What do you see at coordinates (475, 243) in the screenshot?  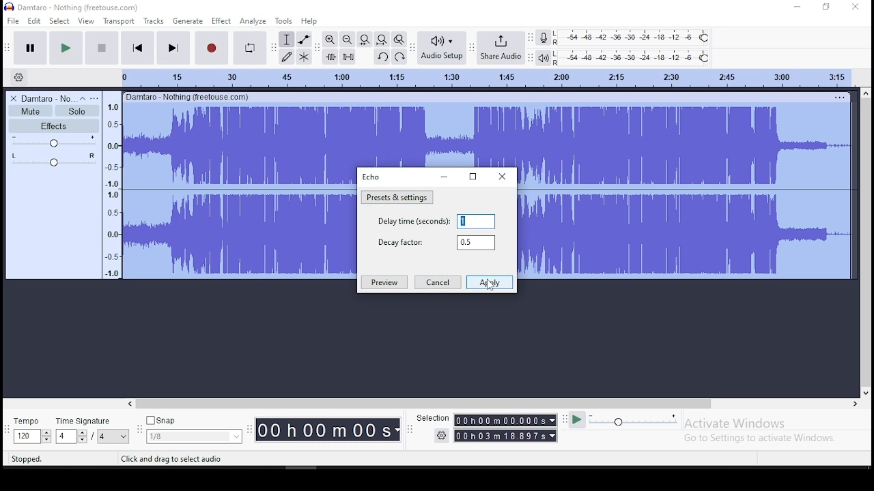 I see `0.5` at bounding box center [475, 243].